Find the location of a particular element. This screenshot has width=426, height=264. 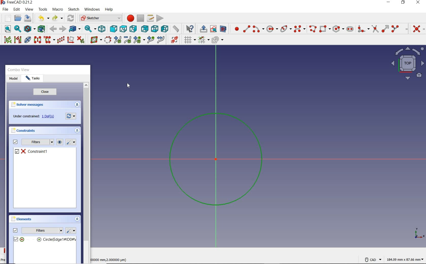

edit is located at coordinates (17, 9).